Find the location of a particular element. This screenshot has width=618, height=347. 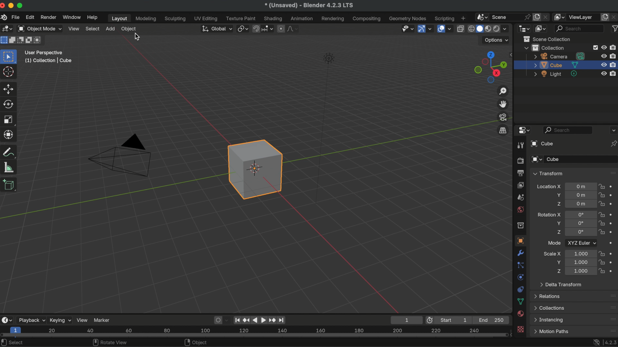

scale is located at coordinates (10, 134).